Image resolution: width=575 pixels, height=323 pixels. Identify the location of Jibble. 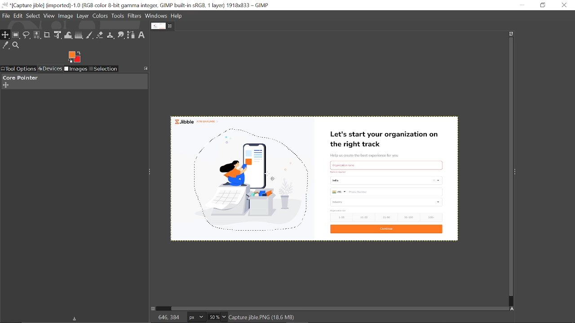
(196, 121).